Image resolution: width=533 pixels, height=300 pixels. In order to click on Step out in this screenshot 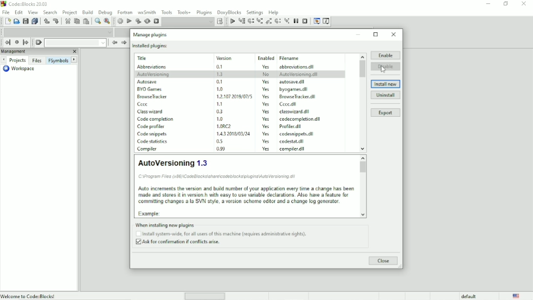, I will do `click(269, 21)`.